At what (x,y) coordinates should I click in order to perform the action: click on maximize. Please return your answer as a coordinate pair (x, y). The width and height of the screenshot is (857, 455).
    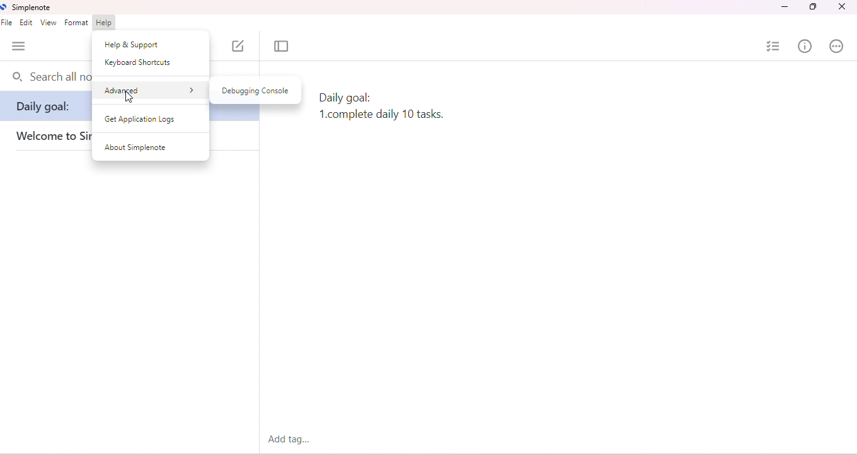
    Looking at the image, I should click on (814, 8).